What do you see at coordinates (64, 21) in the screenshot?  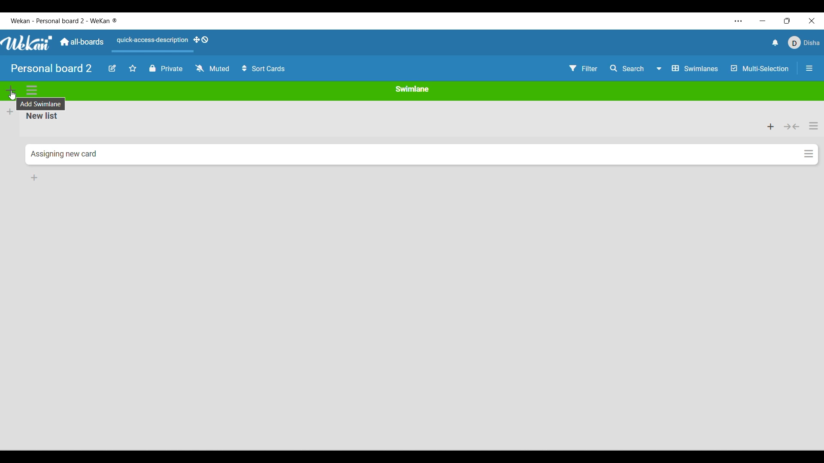 I see `Software and board logo` at bounding box center [64, 21].